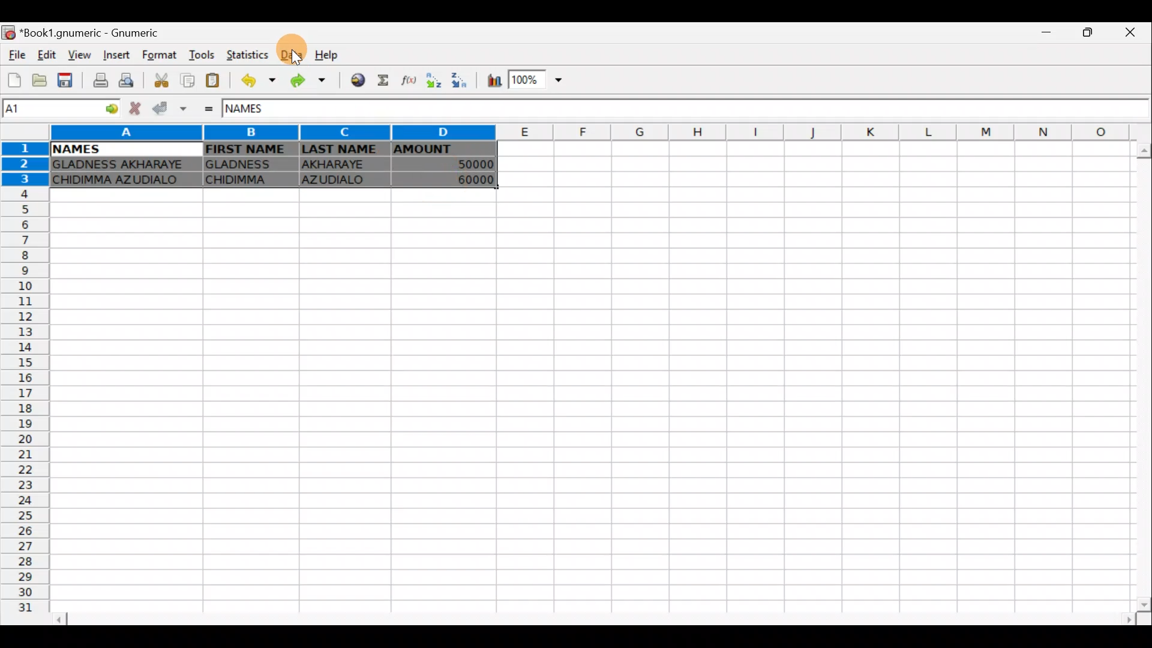 The image size is (1152, 648). Describe the element at coordinates (41, 80) in the screenshot. I see `Open a file` at that location.